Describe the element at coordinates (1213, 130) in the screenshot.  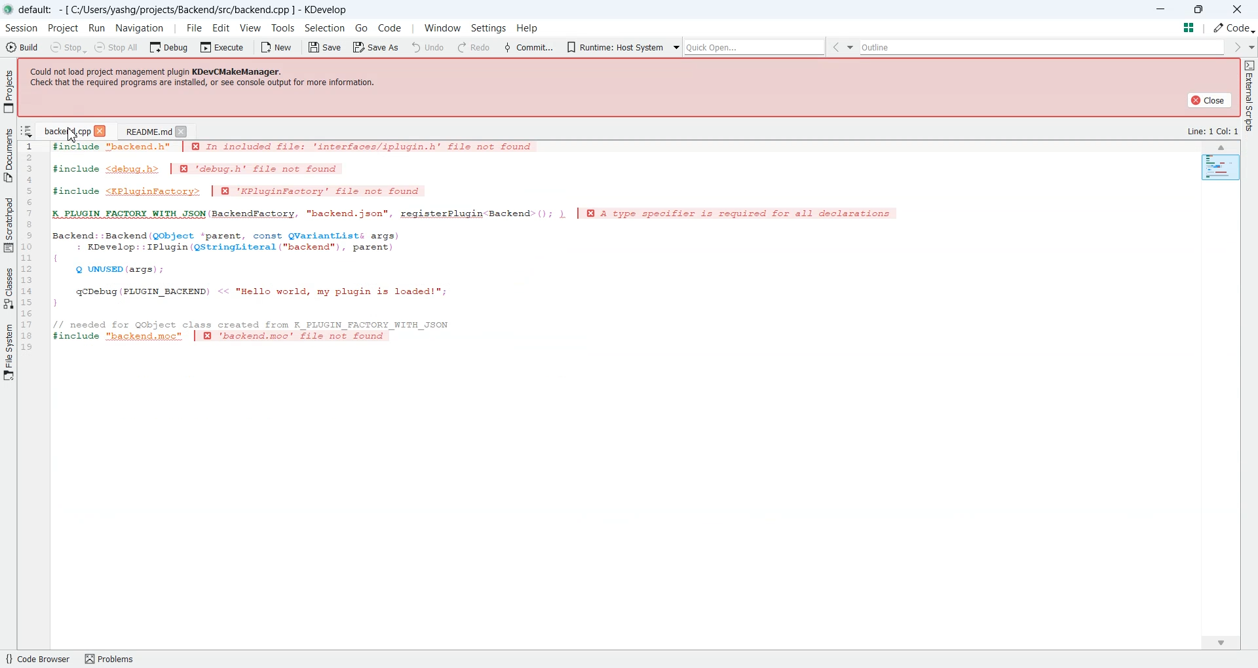
I see `Text` at that location.